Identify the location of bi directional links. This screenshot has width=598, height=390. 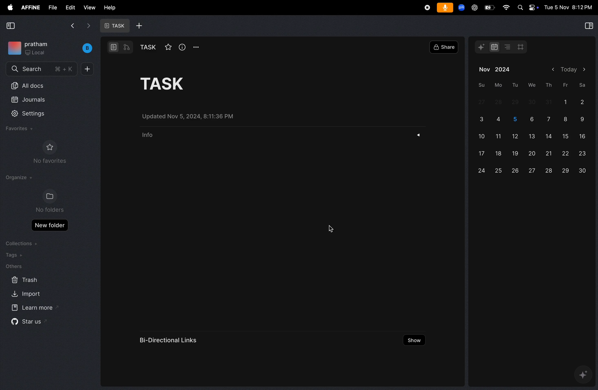
(170, 338).